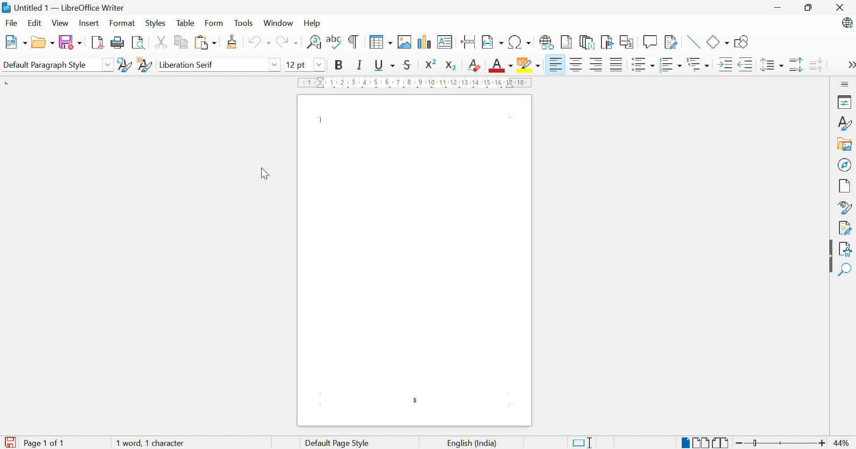  What do you see at coordinates (845, 228) in the screenshot?
I see `Manage changes` at bounding box center [845, 228].